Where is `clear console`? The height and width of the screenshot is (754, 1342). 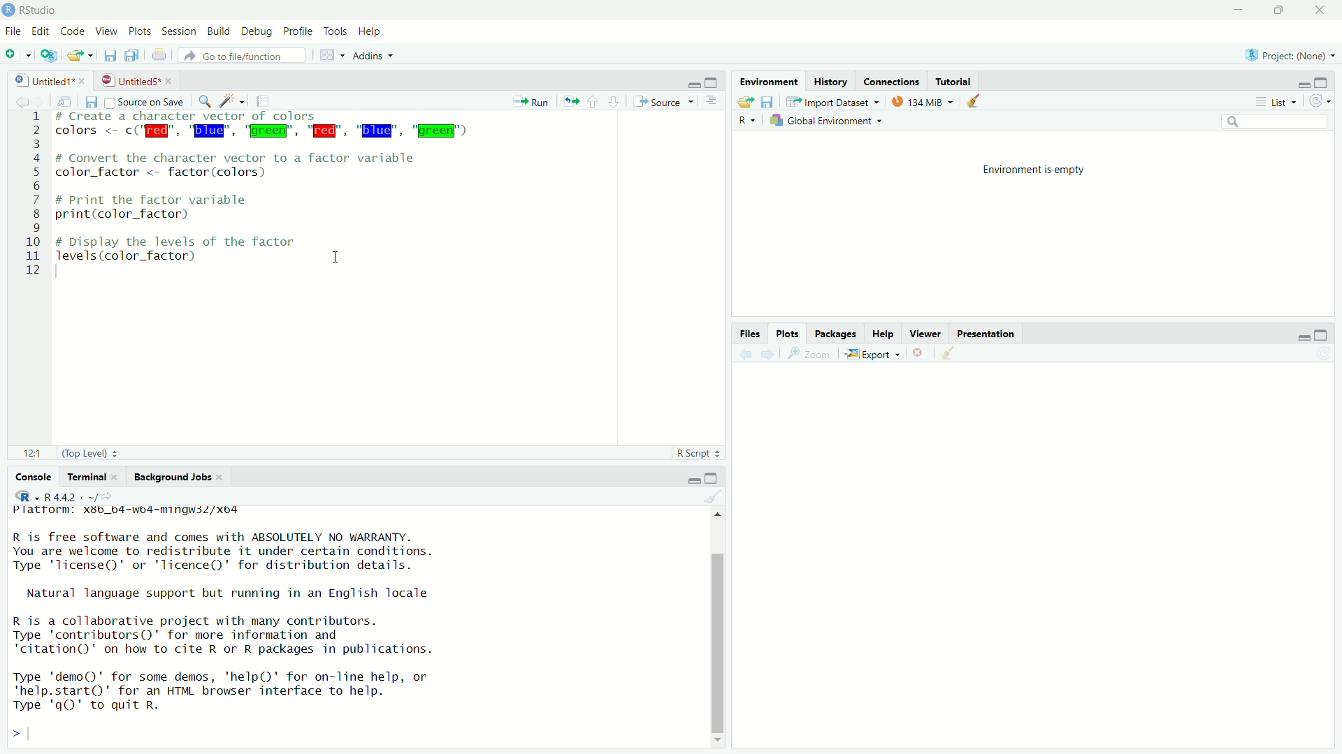
clear console is located at coordinates (712, 496).